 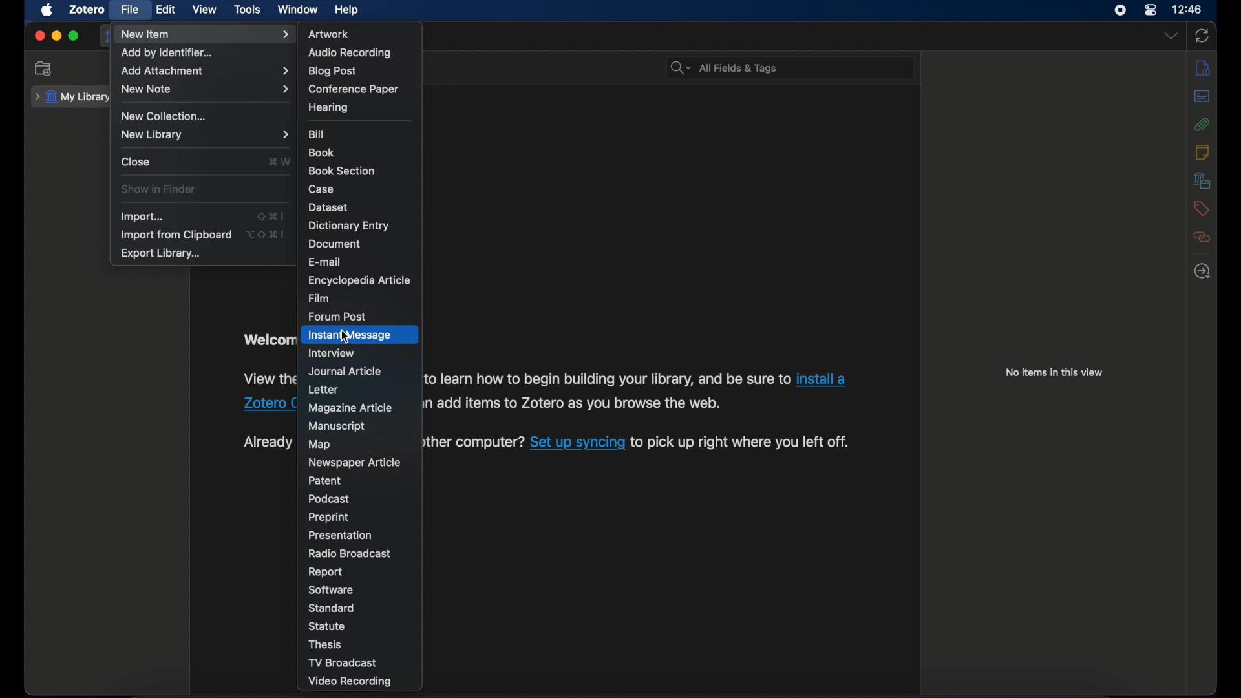 What do you see at coordinates (344, 663) in the screenshot?
I see `tv broadcast` at bounding box center [344, 663].